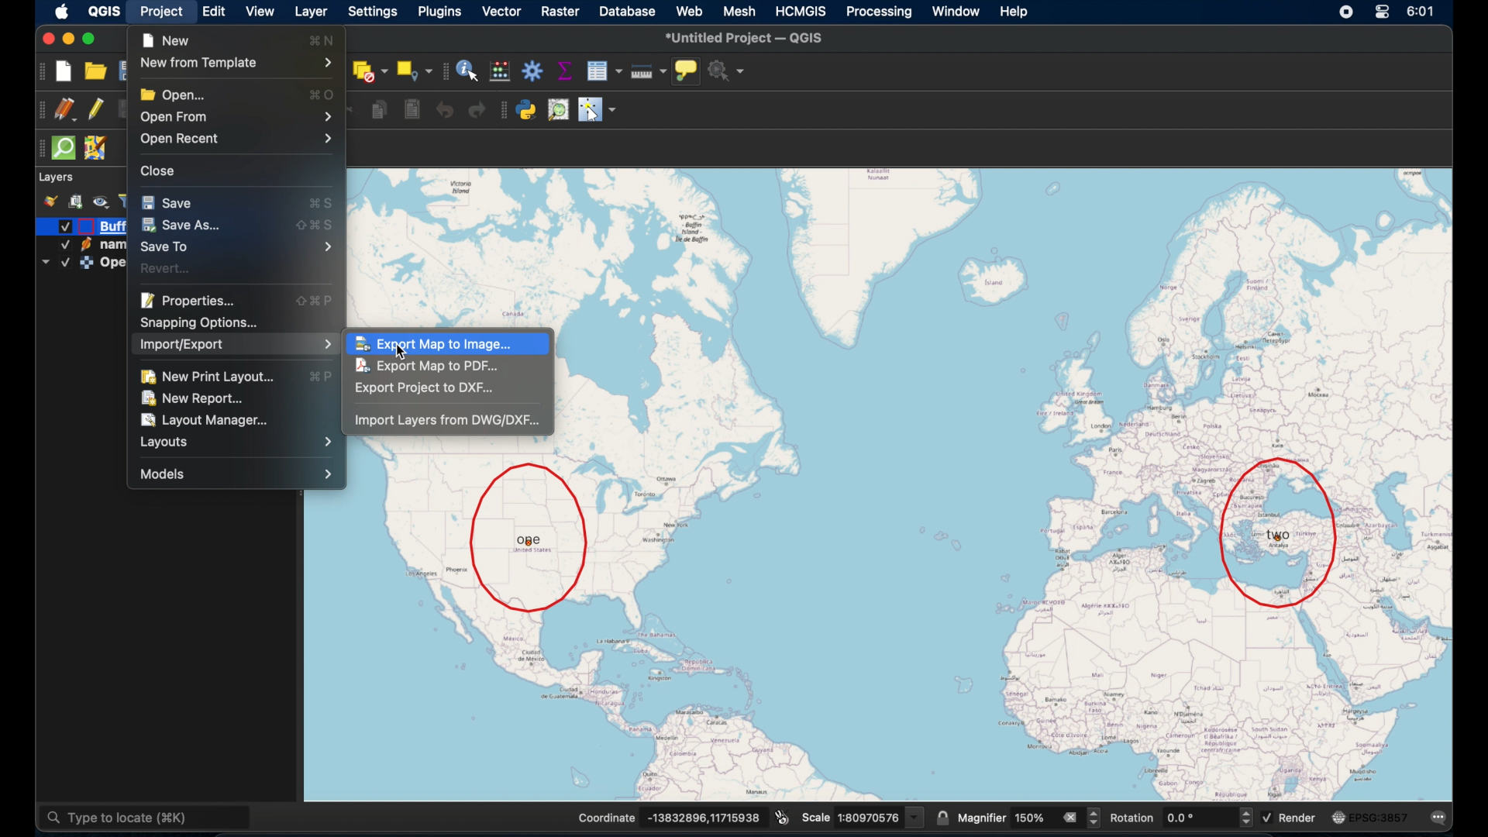 This screenshot has width=1488, height=837. What do you see at coordinates (236, 63) in the screenshot?
I see `new from template` at bounding box center [236, 63].